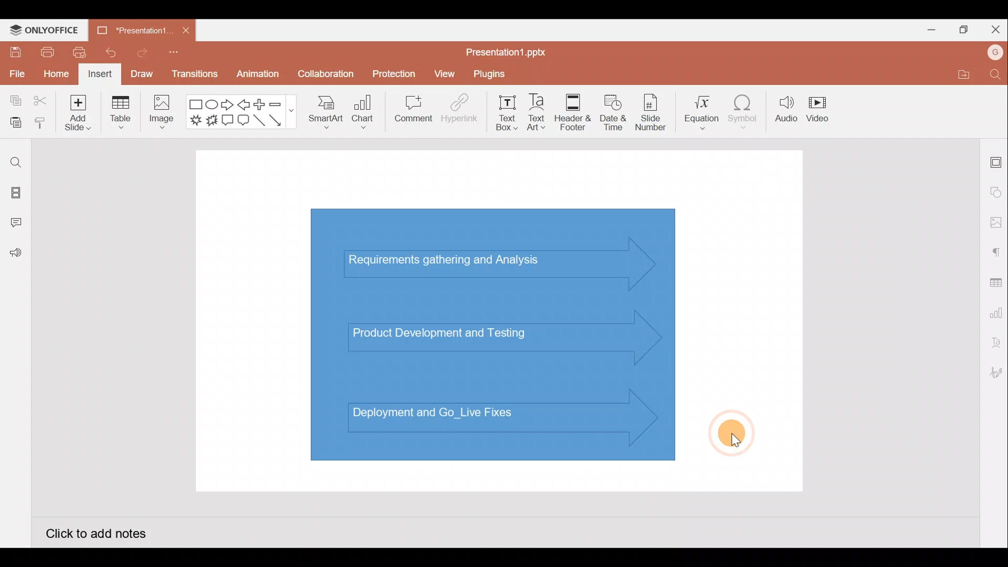 This screenshot has height=567, width=1008. What do you see at coordinates (466, 419) in the screenshot?
I see `Text (Deployment and Go_Live Fixes) on 3rd inserted arrow shape` at bounding box center [466, 419].